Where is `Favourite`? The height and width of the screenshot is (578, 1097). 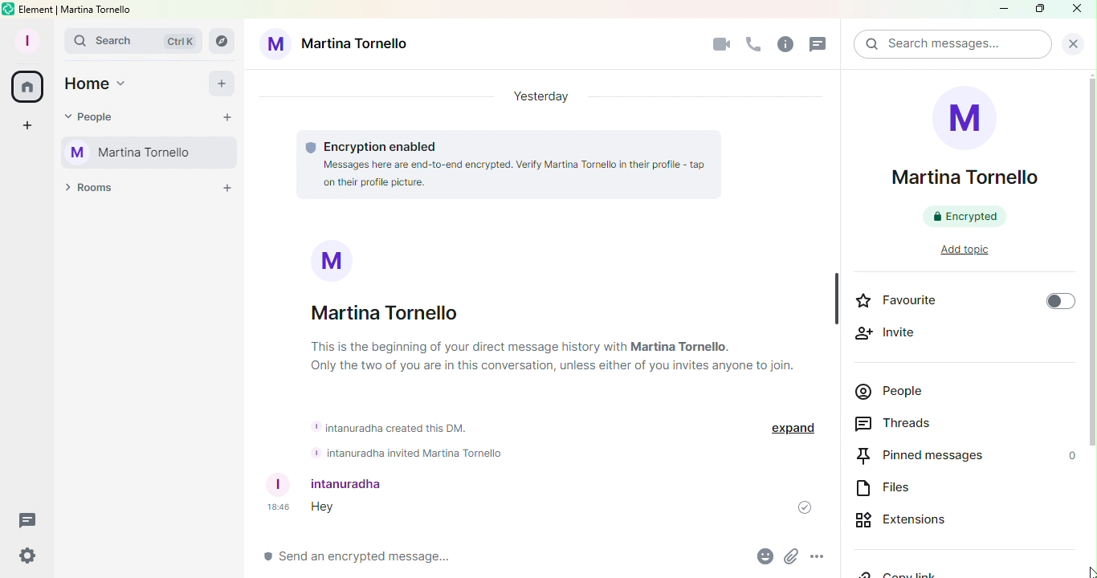
Favourite is located at coordinates (964, 300).